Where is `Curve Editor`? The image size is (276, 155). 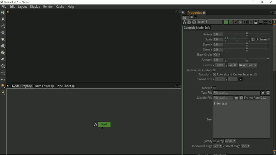
Curve Editor is located at coordinates (41, 86).